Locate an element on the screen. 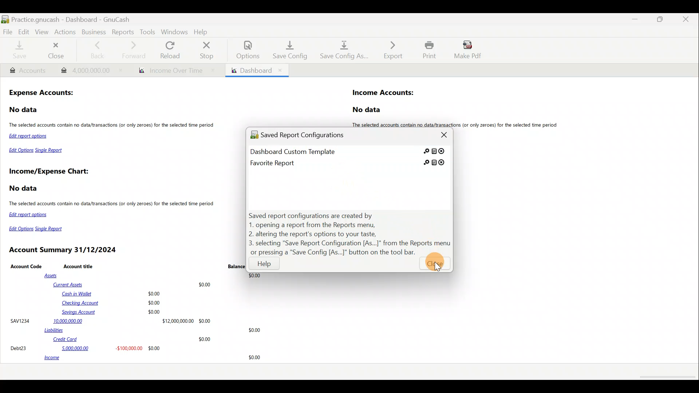 This screenshot has height=393, width=699. View is located at coordinates (43, 32).